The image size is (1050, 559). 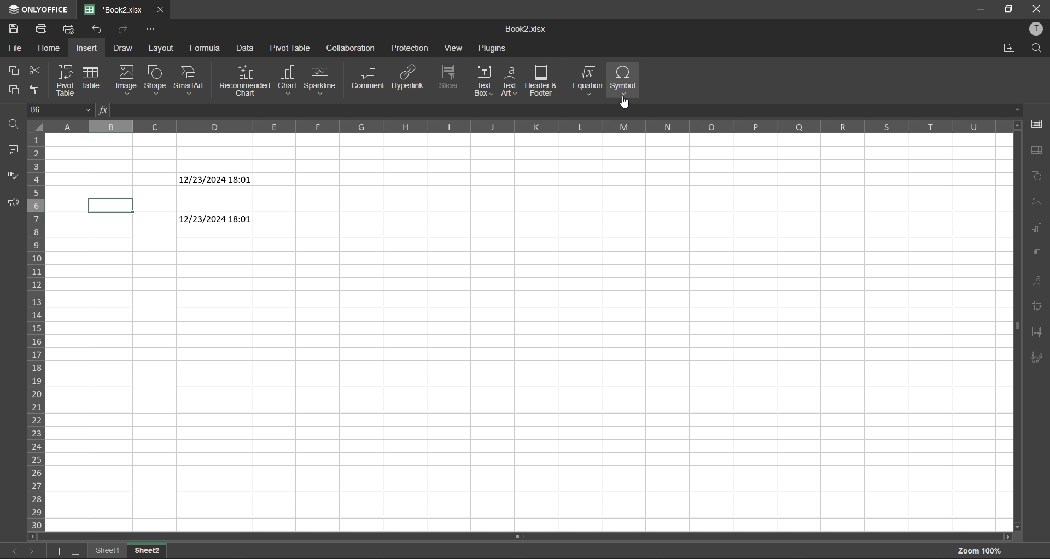 I want to click on zoom in, so click(x=941, y=549).